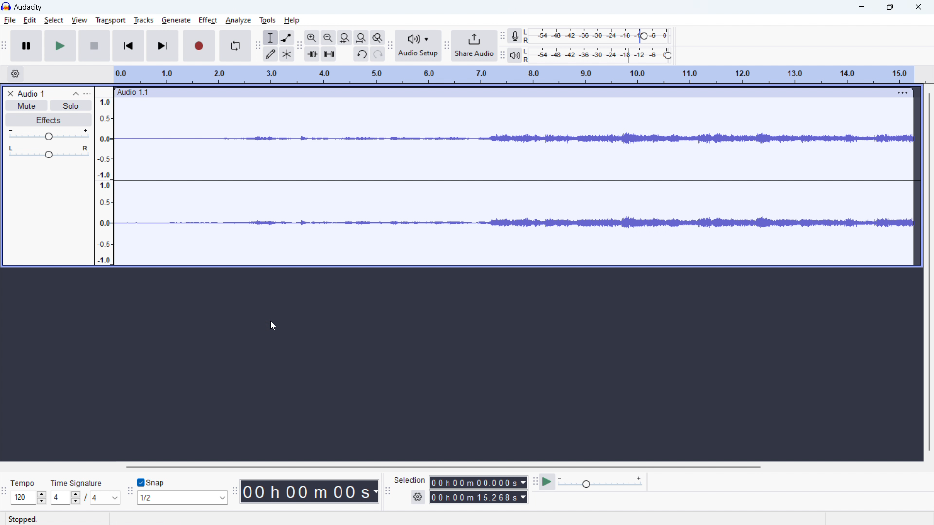 The width and height of the screenshot is (934, 525). What do you see at coordinates (48, 120) in the screenshot?
I see `effects` at bounding box center [48, 120].